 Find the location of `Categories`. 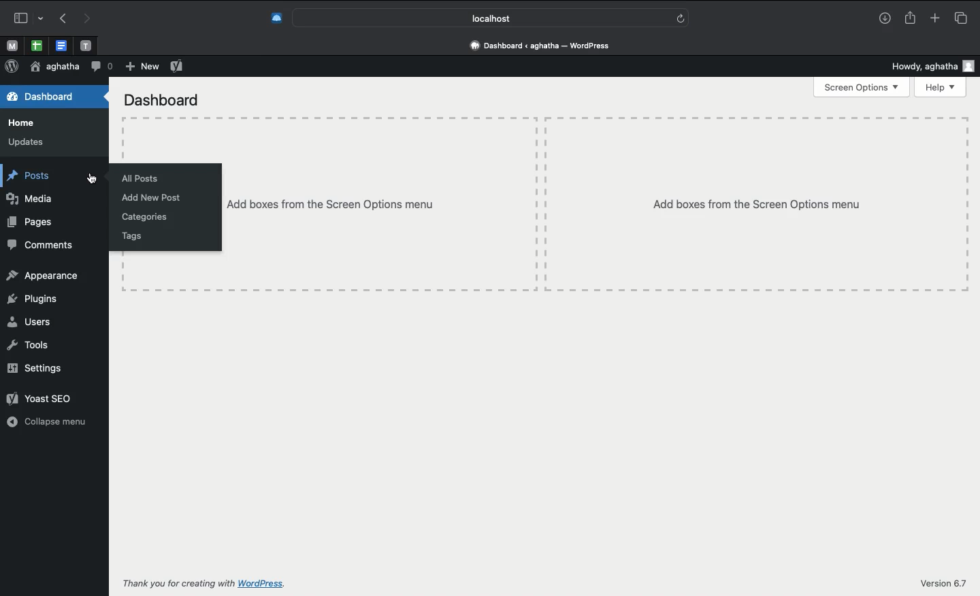

Categories is located at coordinates (146, 216).